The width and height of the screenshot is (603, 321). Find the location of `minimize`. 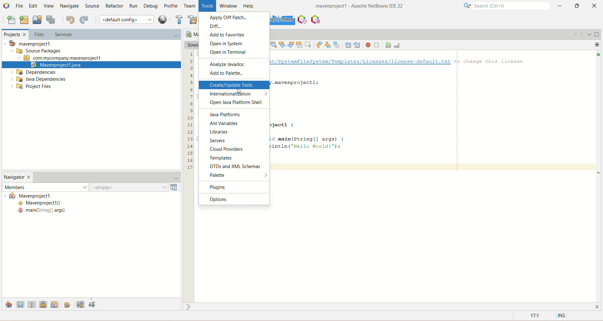

minimize is located at coordinates (173, 179).